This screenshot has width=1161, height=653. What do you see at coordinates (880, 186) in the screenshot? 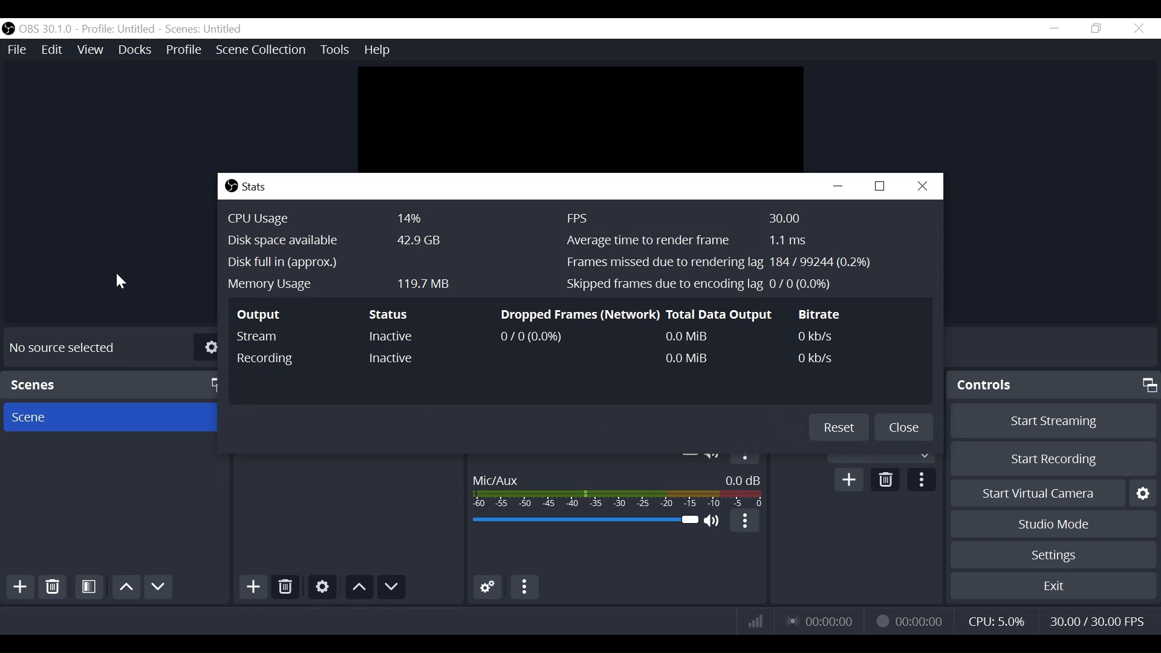
I see `Restore` at bounding box center [880, 186].